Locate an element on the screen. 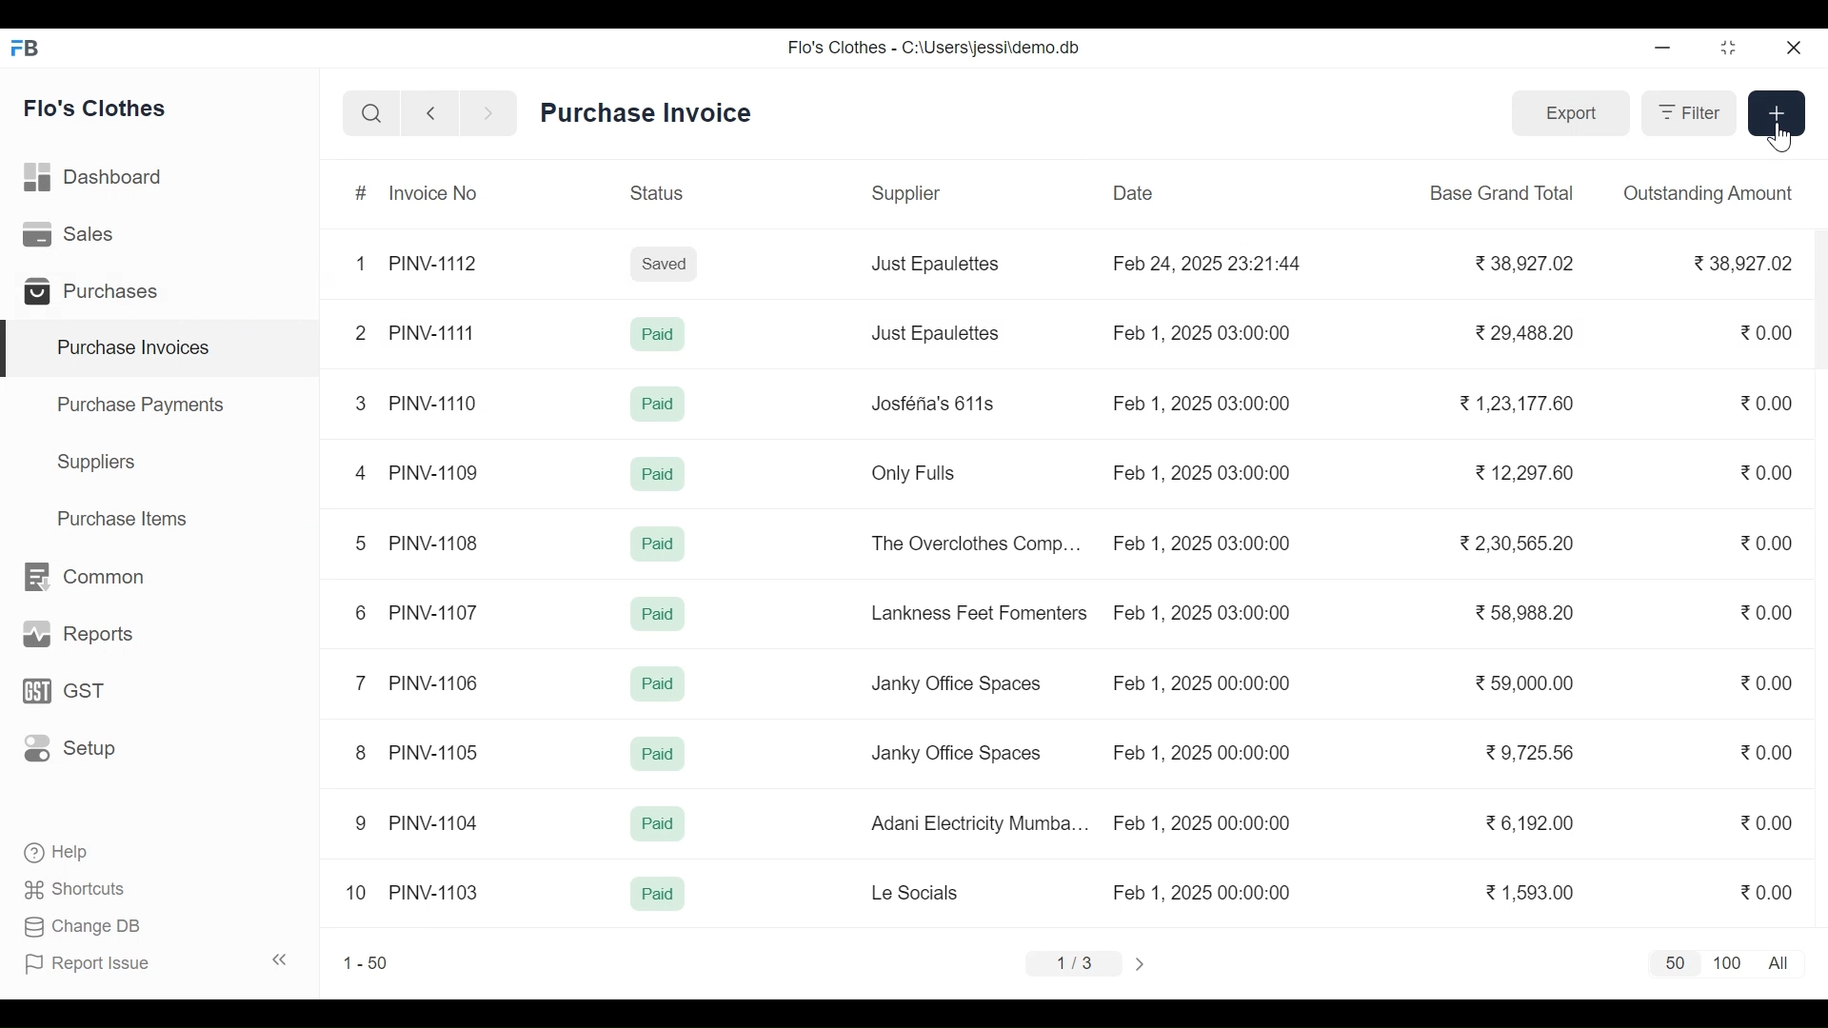  Suppliers is located at coordinates (100, 465).